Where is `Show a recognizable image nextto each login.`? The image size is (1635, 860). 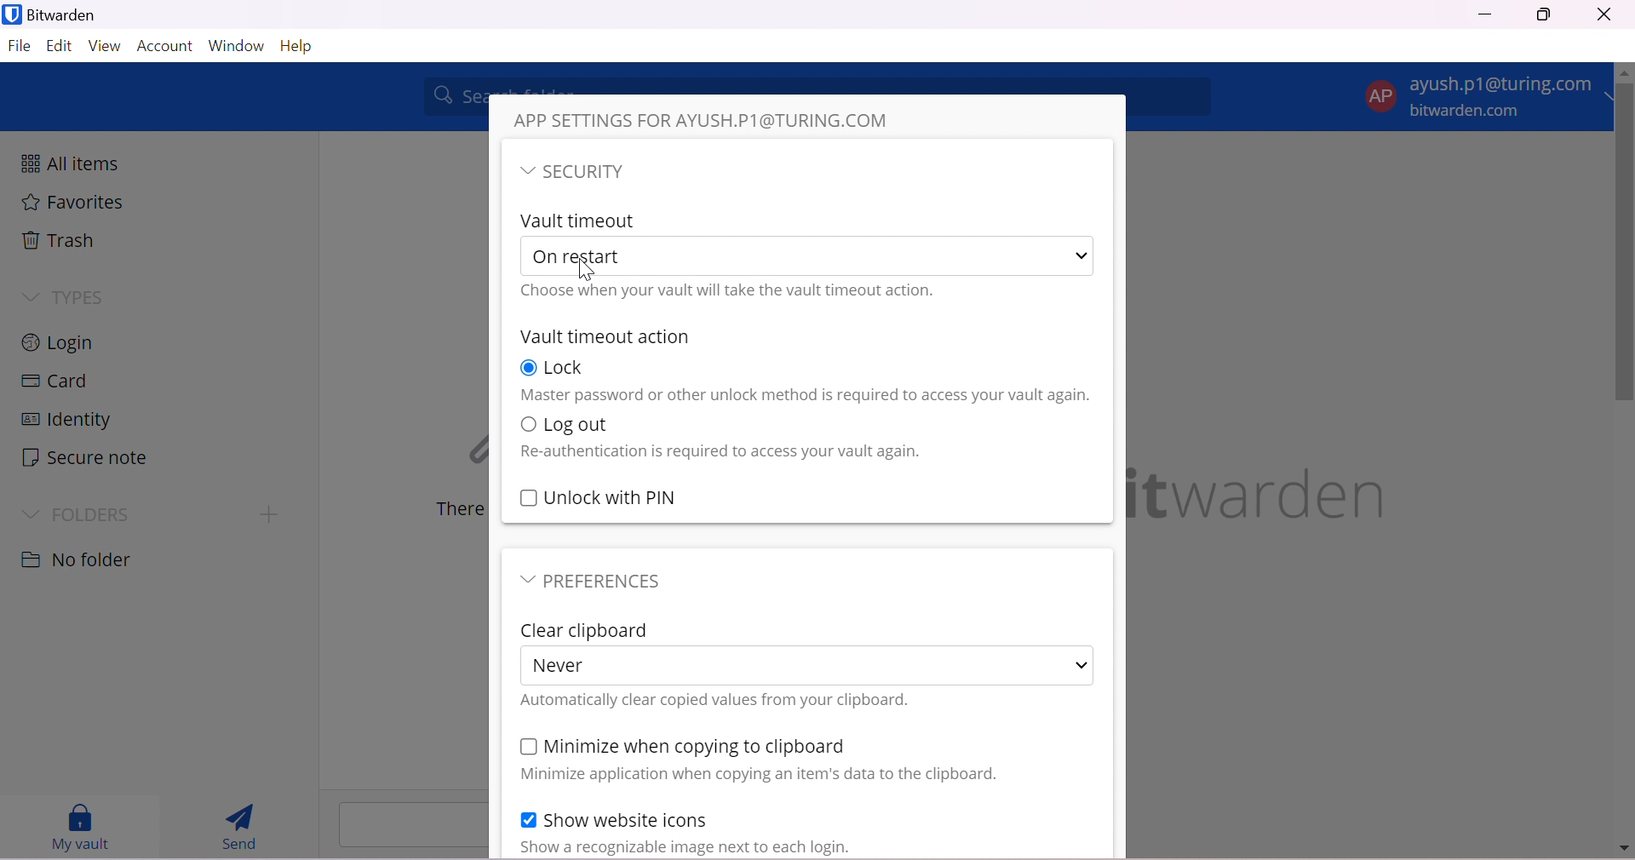
Show a recognizable image nextto each login. is located at coordinates (687, 848).